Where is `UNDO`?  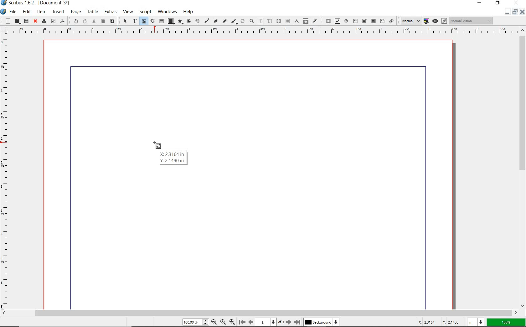 UNDO is located at coordinates (75, 21).